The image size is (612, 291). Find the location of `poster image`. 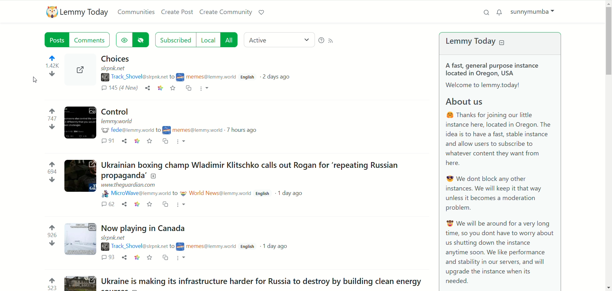

poster image is located at coordinates (184, 193).